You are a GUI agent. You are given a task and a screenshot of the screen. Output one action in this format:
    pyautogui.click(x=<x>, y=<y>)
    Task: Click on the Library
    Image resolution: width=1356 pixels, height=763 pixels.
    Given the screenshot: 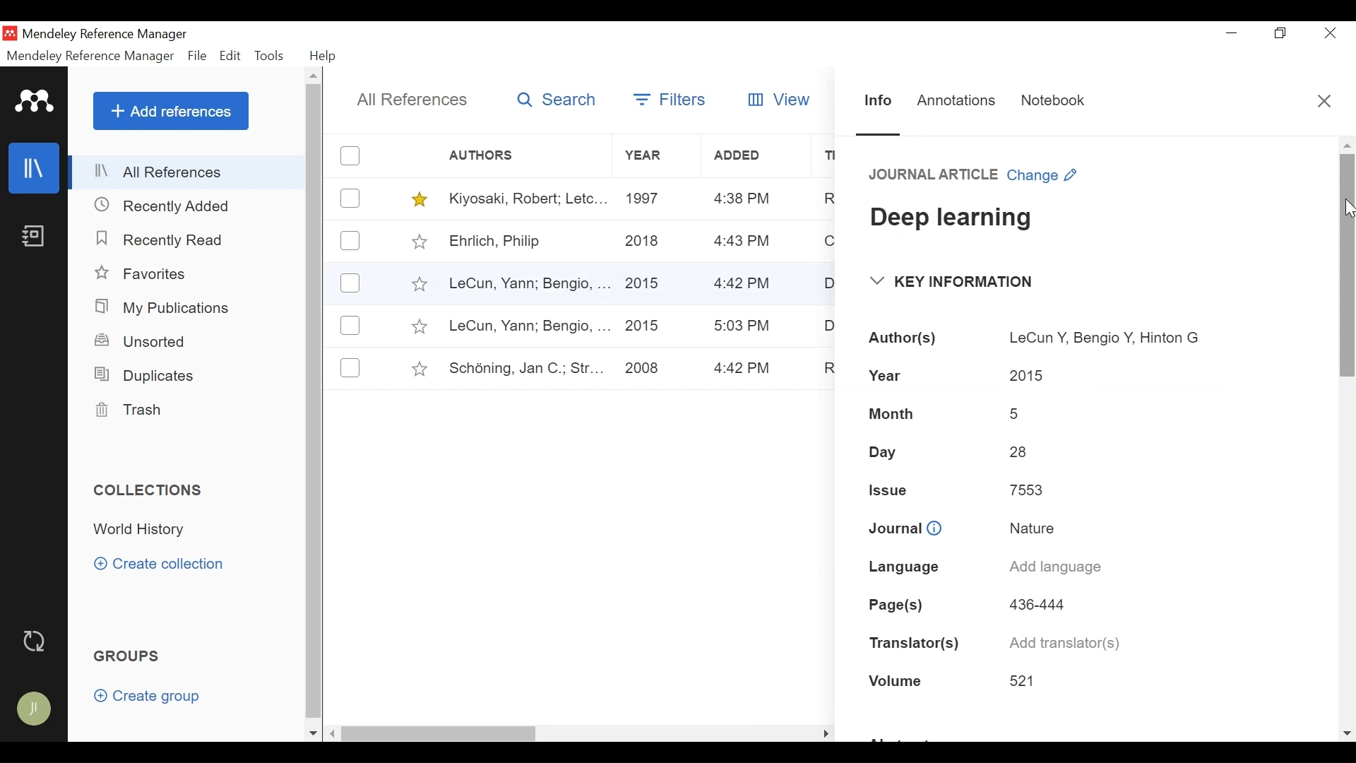 What is the action you would take?
    pyautogui.click(x=35, y=167)
    